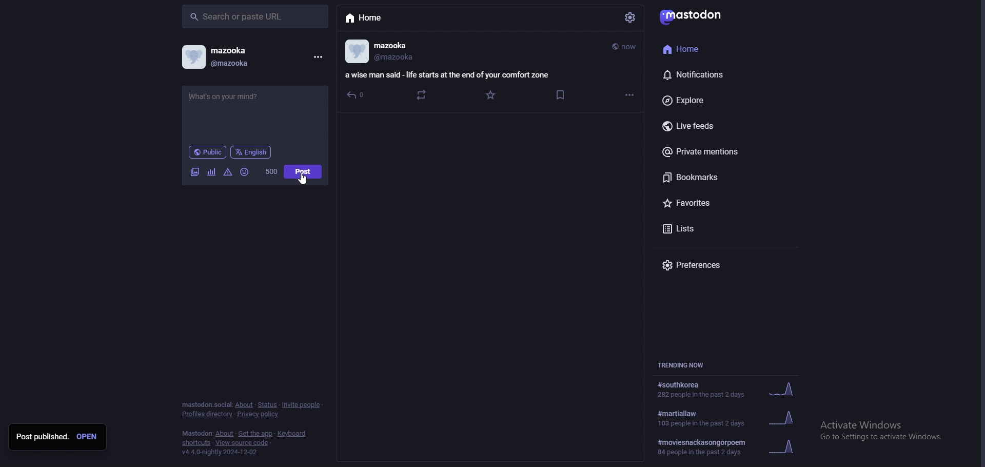  Describe the element at coordinates (630, 17) in the screenshot. I see `settings` at that location.